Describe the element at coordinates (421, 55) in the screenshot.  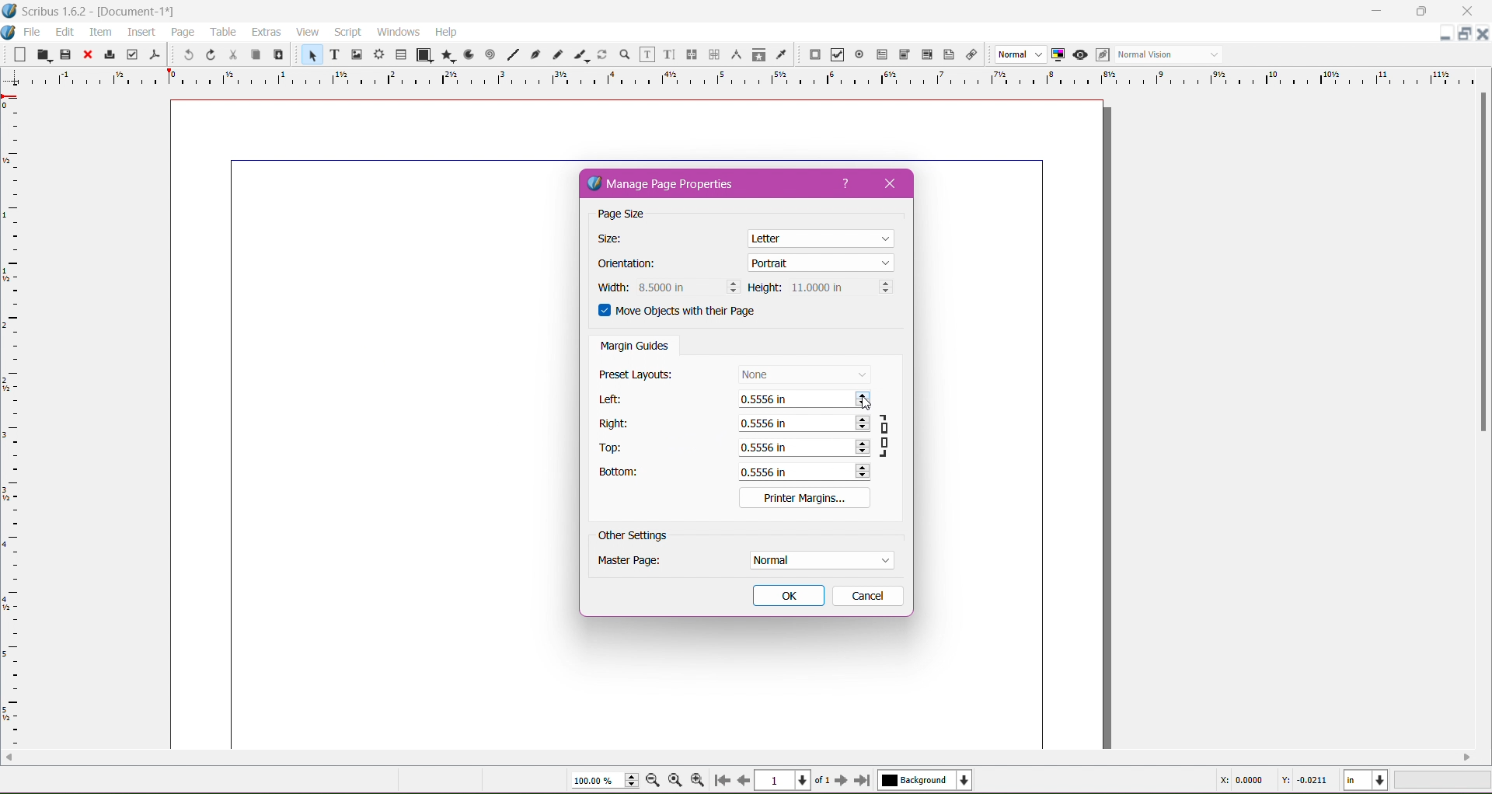
I see `Shape` at that location.